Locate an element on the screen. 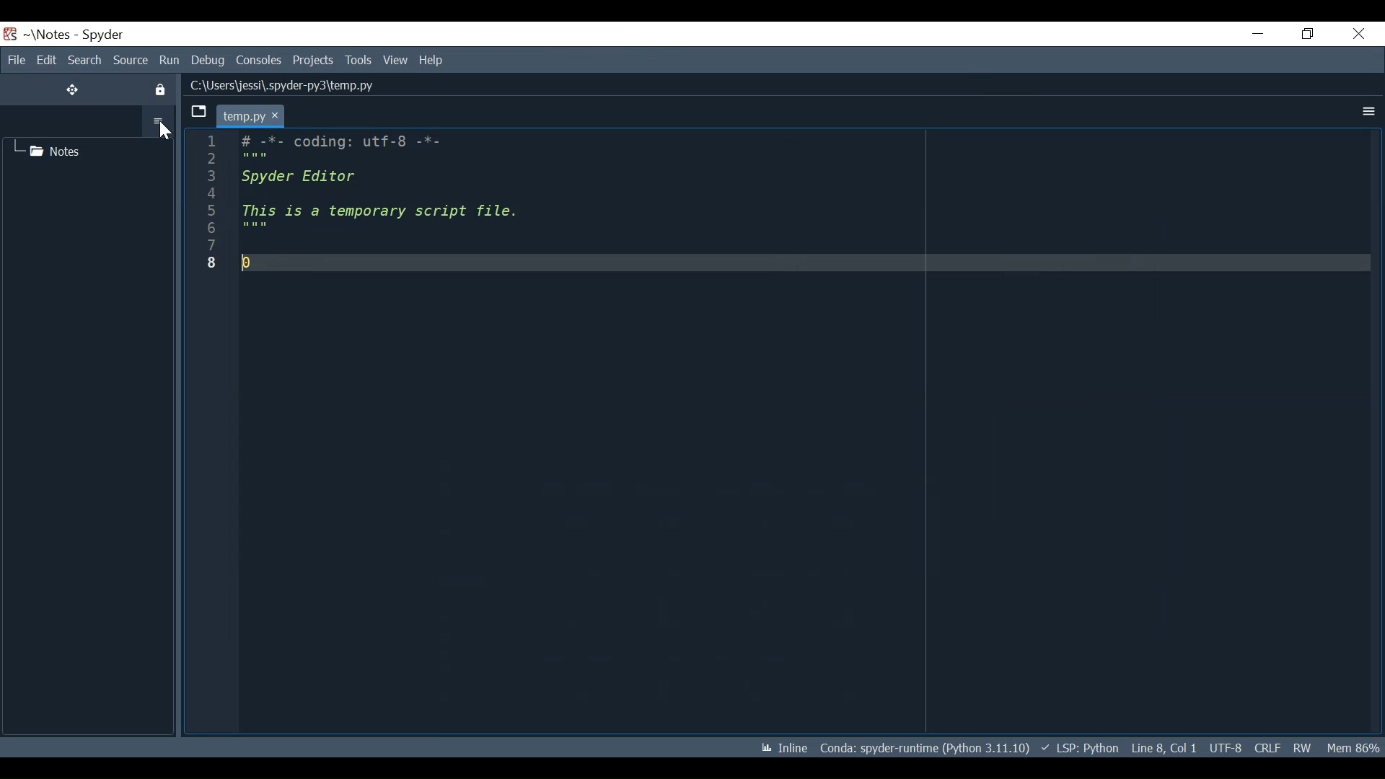  Browse Tabs is located at coordinates (197, 112).